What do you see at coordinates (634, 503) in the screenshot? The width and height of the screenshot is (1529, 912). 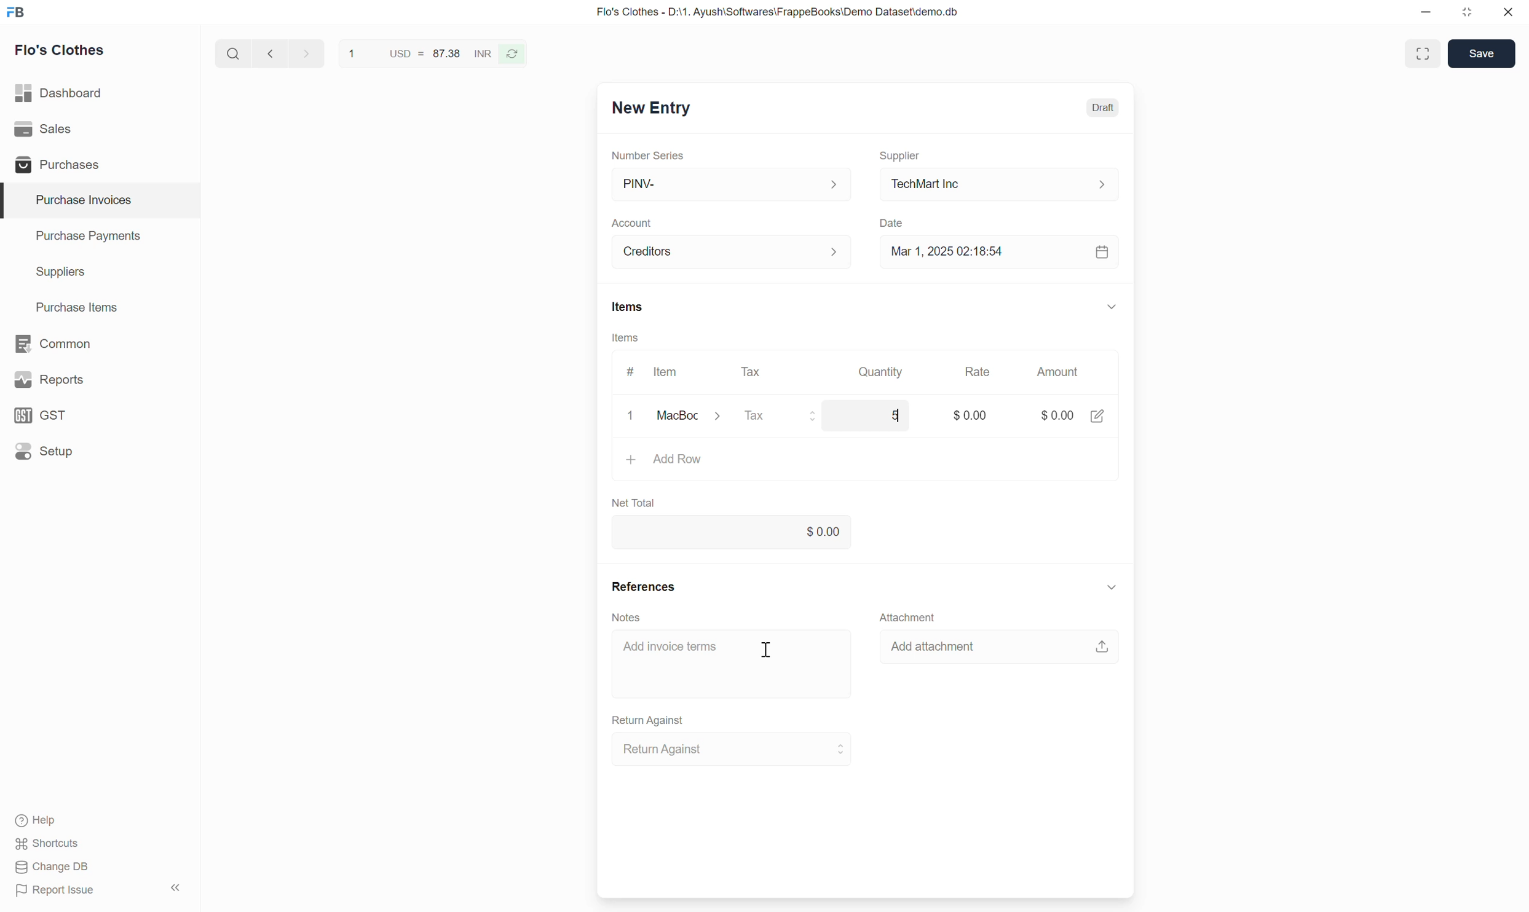 I see `Net Total` at bounding box center [634, 503].